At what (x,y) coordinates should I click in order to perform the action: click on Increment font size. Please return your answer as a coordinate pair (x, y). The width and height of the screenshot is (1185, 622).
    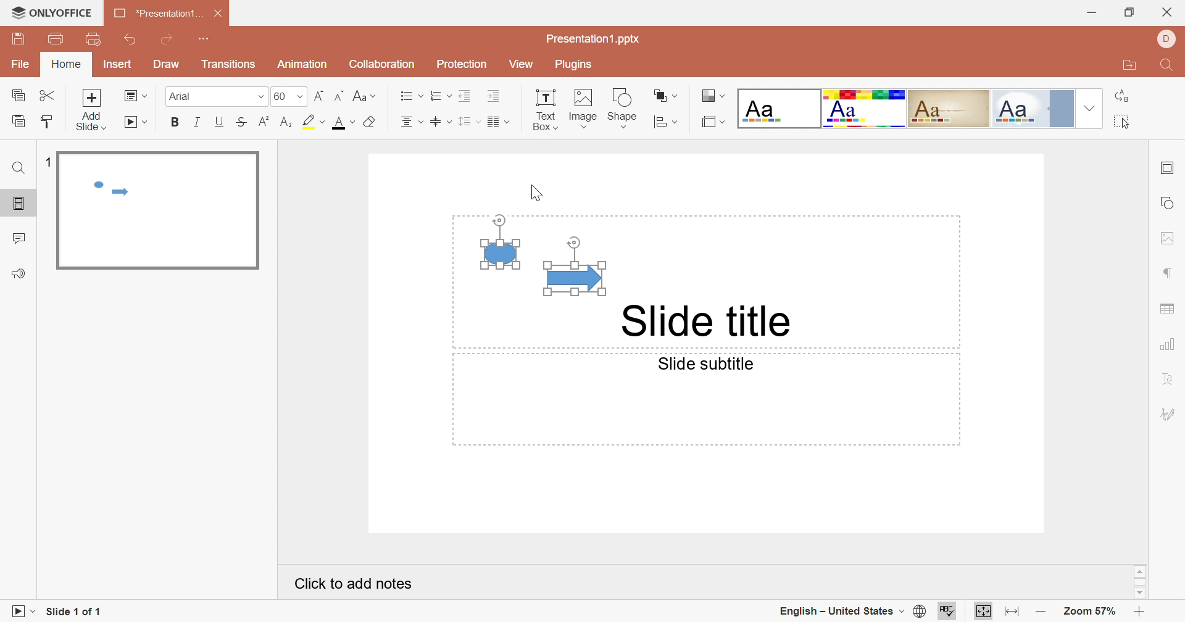
    Looking at the image, I should click on (319, 95).